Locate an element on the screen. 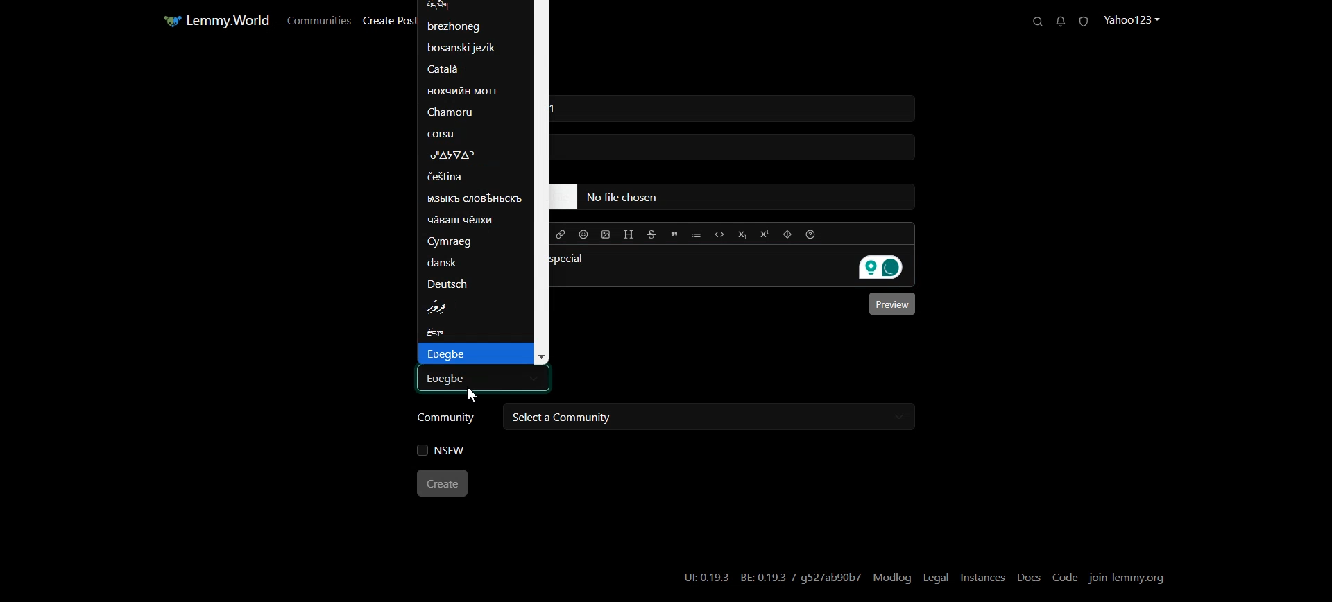  typing field is located at coordinates (736, 108).